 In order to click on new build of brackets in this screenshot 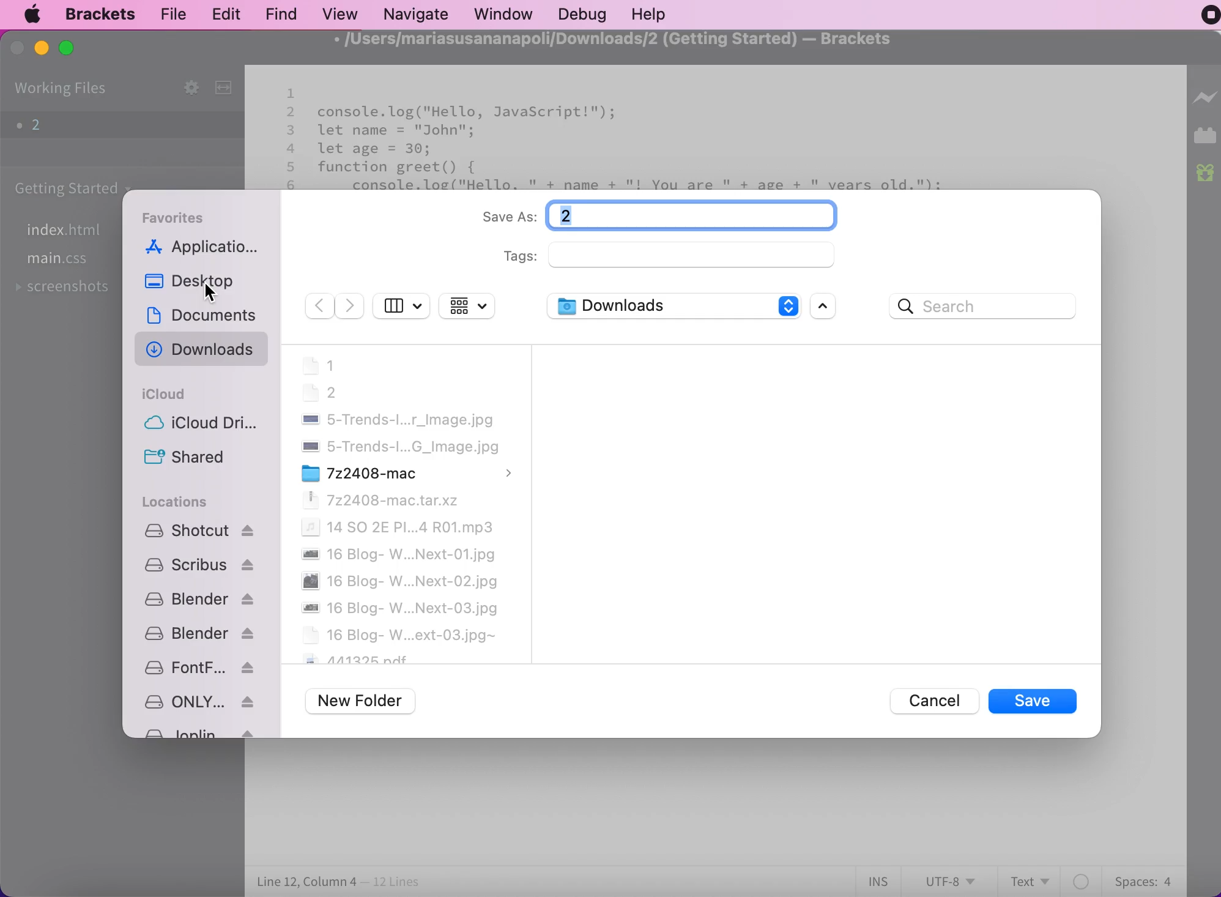, I will do `click(1206, 174)`.